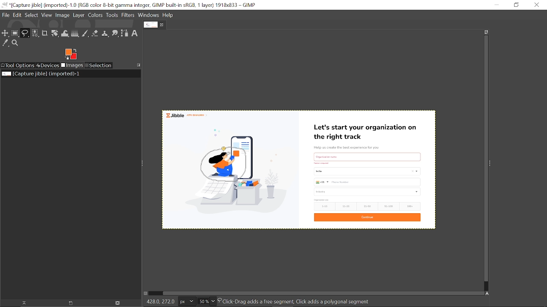 Image resolution: width=547 pixels, height=307 pixels. What do you see at coordinates (18, 66) in the screenshot?
I see `Tool options` at bounding box center [18, 66].